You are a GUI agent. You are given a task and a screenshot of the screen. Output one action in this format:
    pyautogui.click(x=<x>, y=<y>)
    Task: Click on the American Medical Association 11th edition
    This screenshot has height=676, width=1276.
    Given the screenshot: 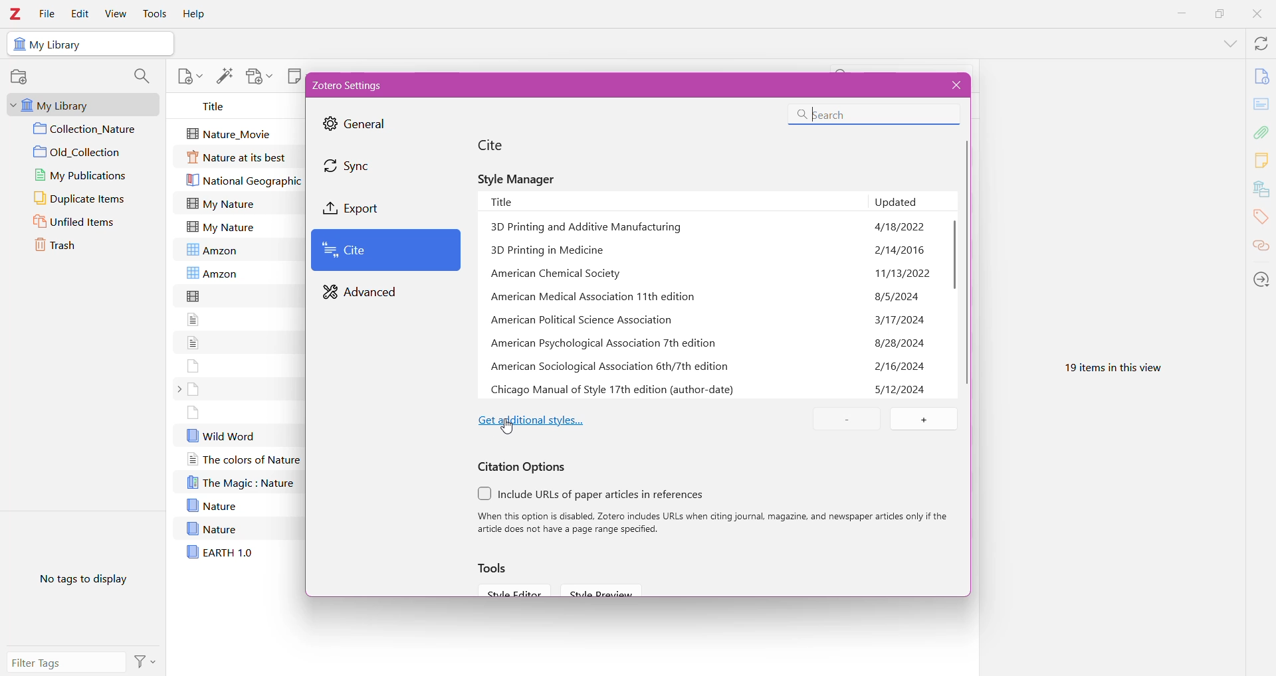 What is the action you would take?
    pyautogui.click(x=597, y=297)
    